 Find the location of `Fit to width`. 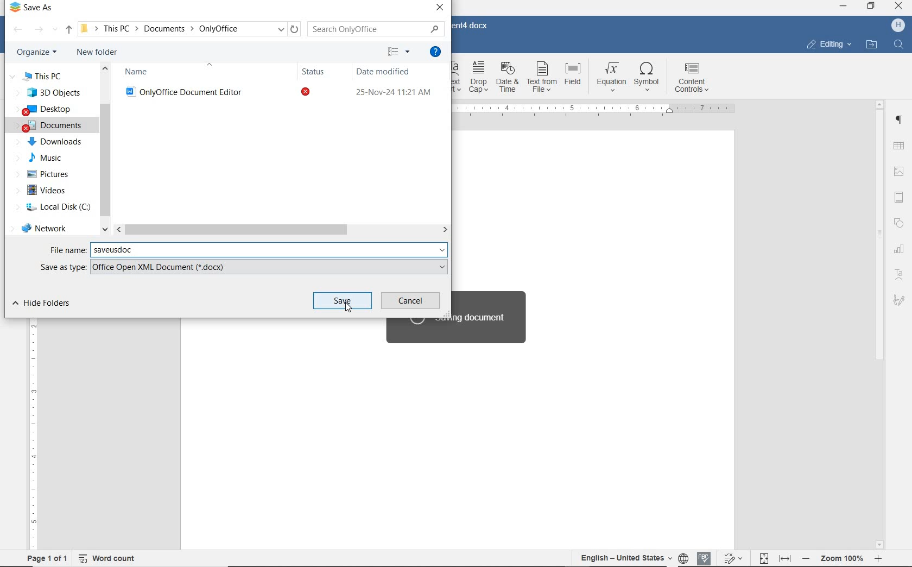

Fit to width is located at coordinates (784, 558).